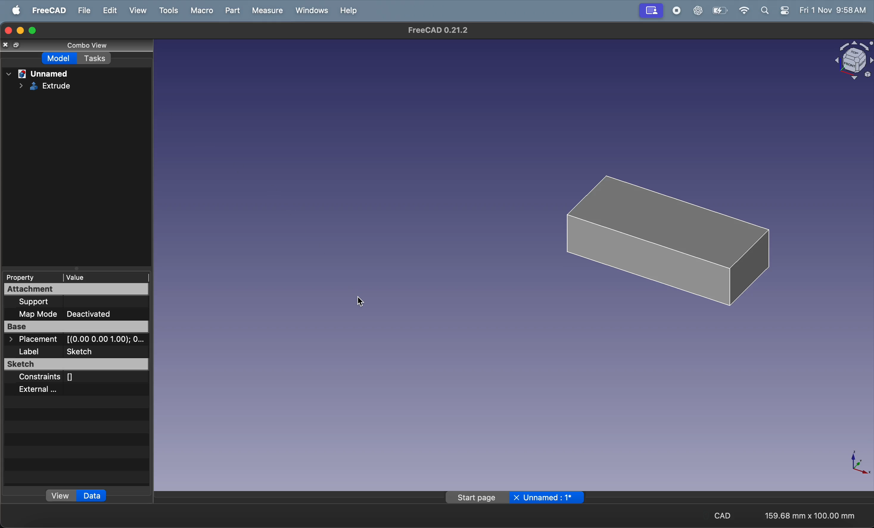 This screenshot has height=528, width=874. I want to click on tools, so click(166, 10).